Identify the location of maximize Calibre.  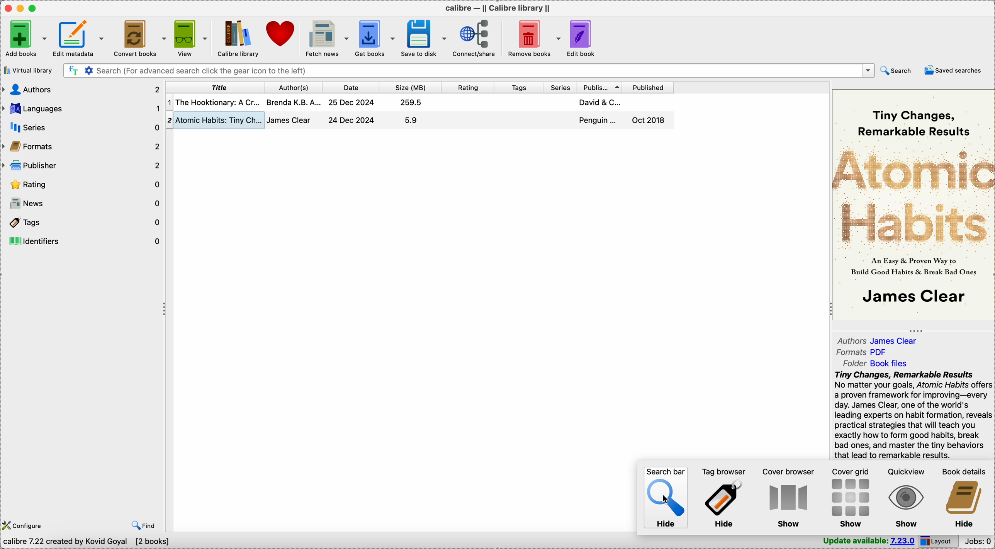
(34, 8).